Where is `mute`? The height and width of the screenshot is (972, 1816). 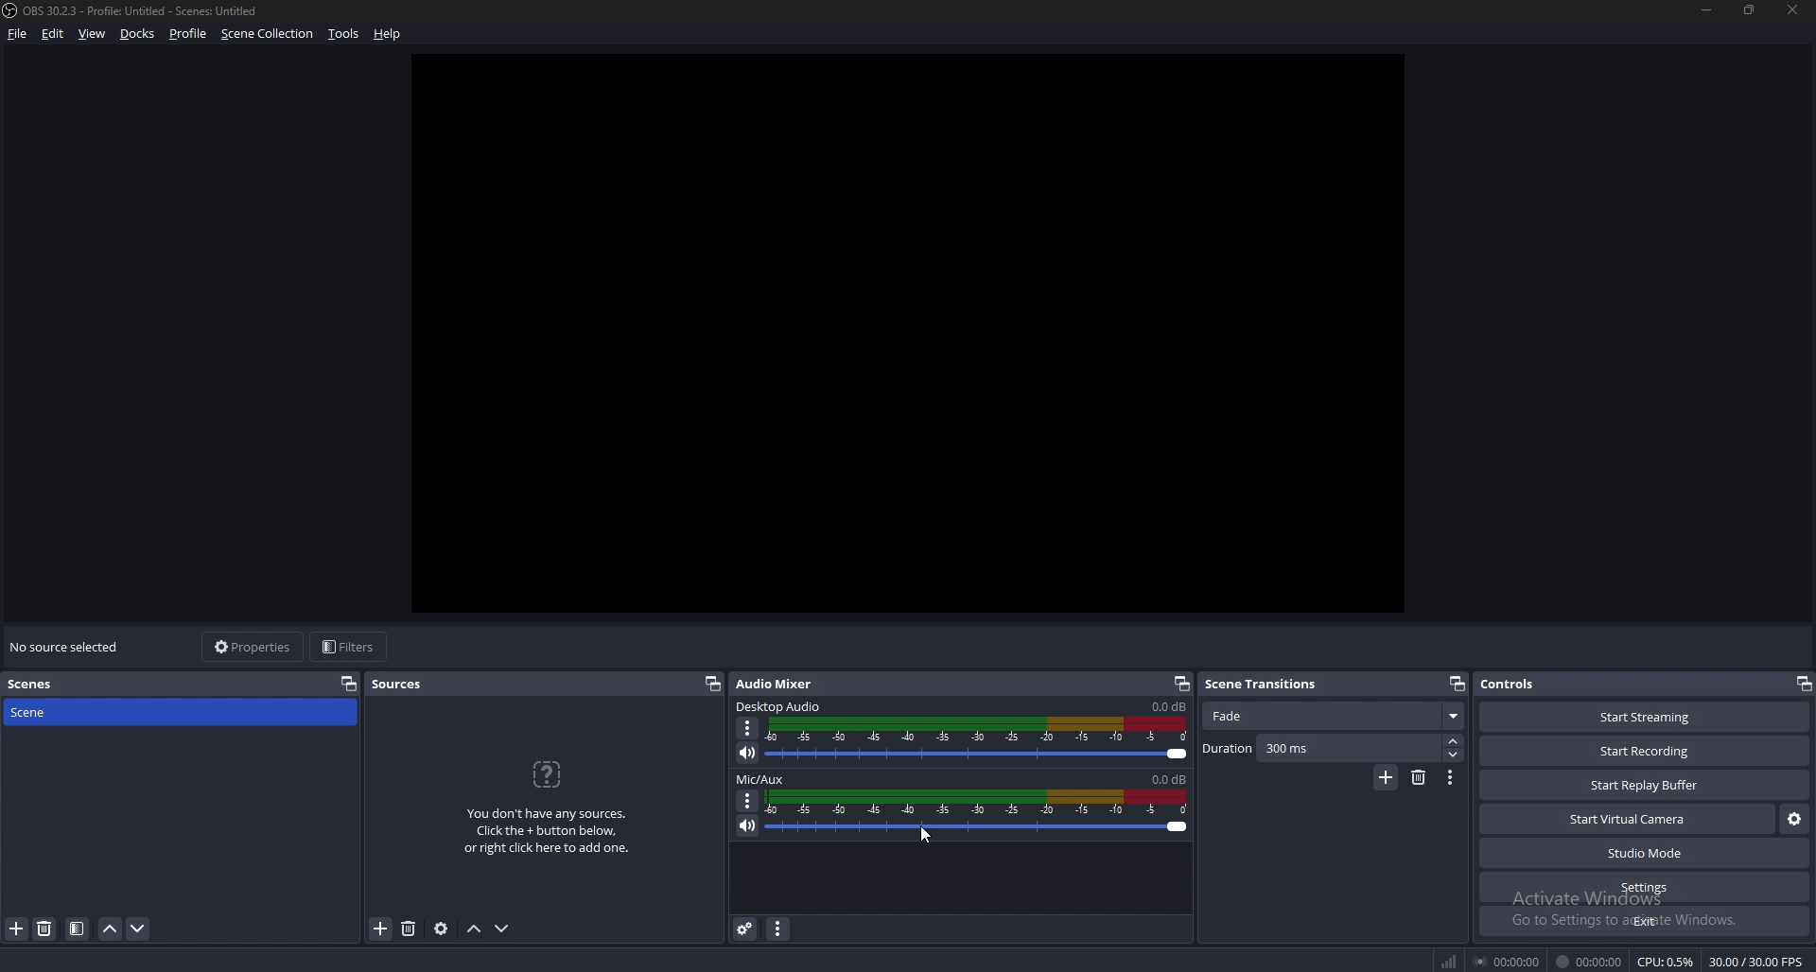
mute is located at coordinates (749, 752).